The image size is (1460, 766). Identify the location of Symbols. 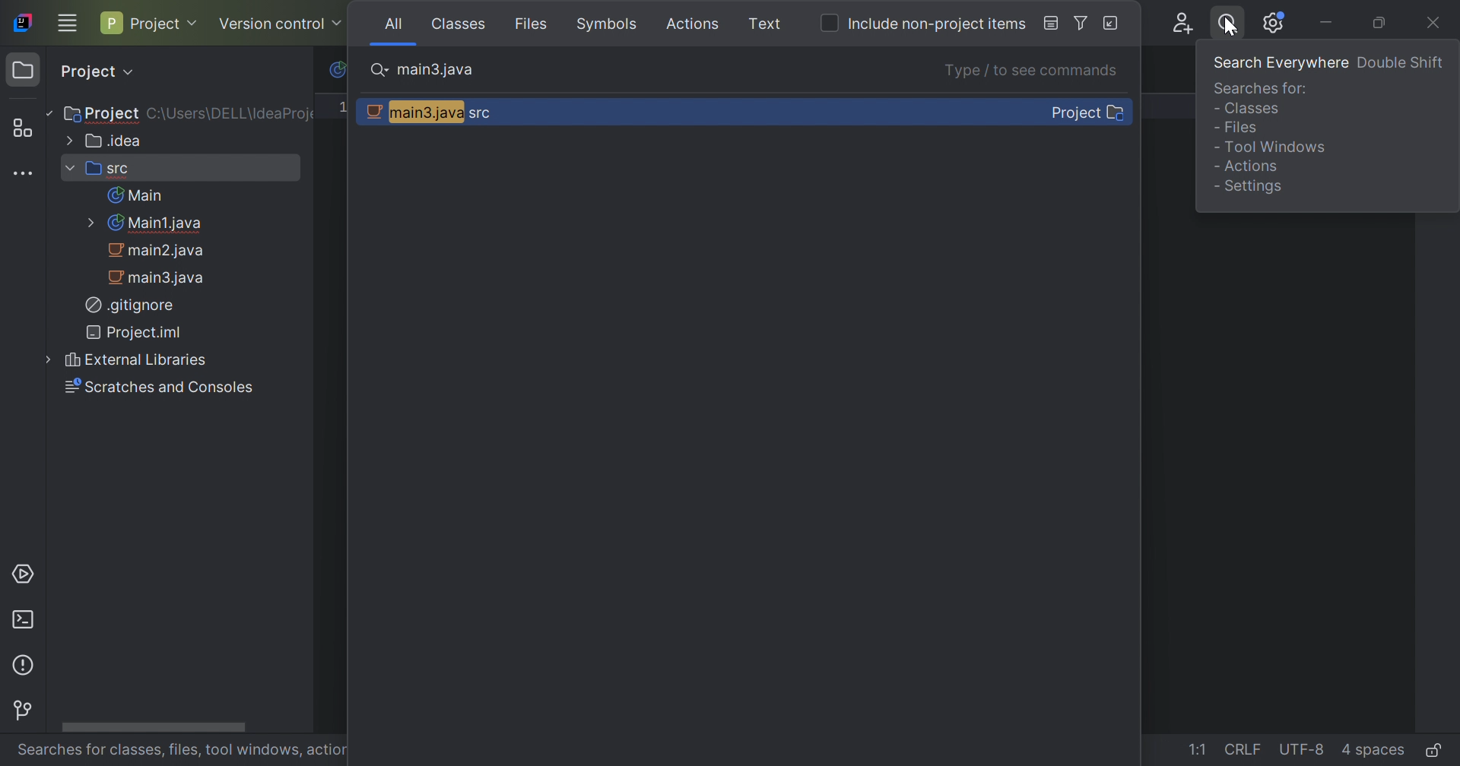
(609, 24).